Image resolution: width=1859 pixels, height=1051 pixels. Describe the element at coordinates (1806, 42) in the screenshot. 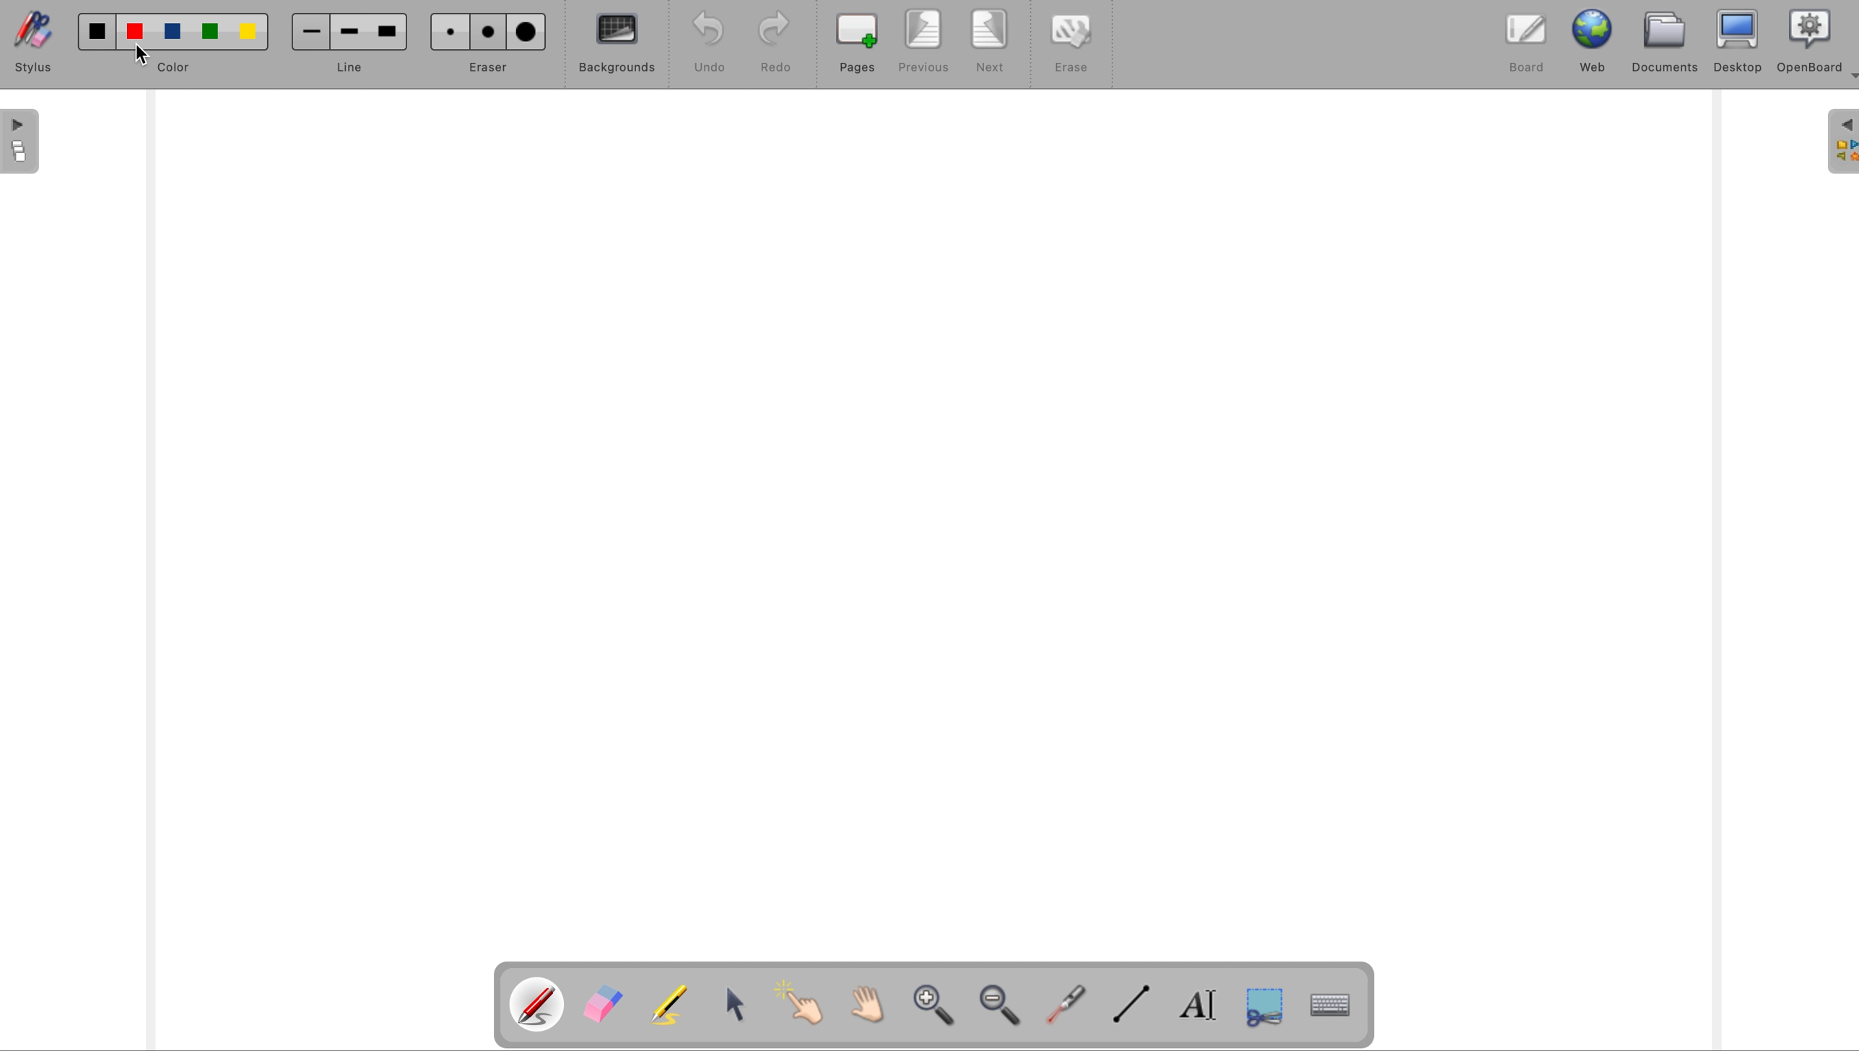

I see `openboard` at that location.